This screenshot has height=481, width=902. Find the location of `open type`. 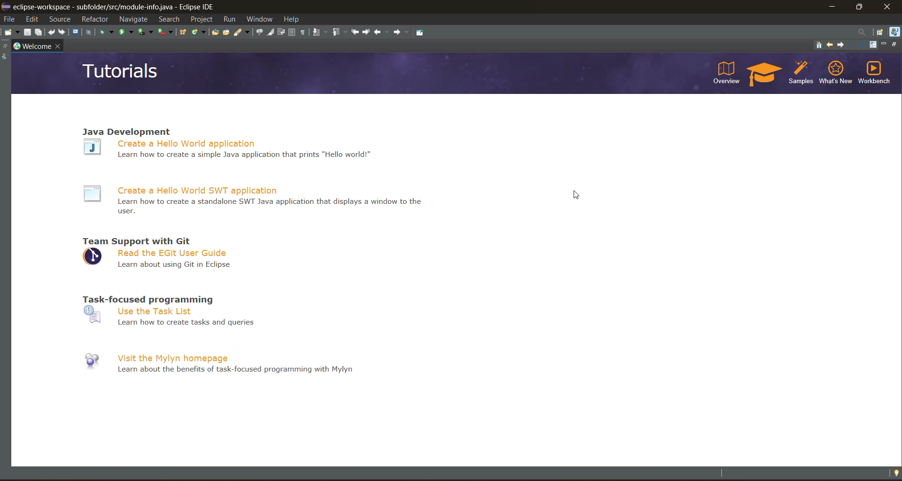

open type is located at coordinates (214, 31).